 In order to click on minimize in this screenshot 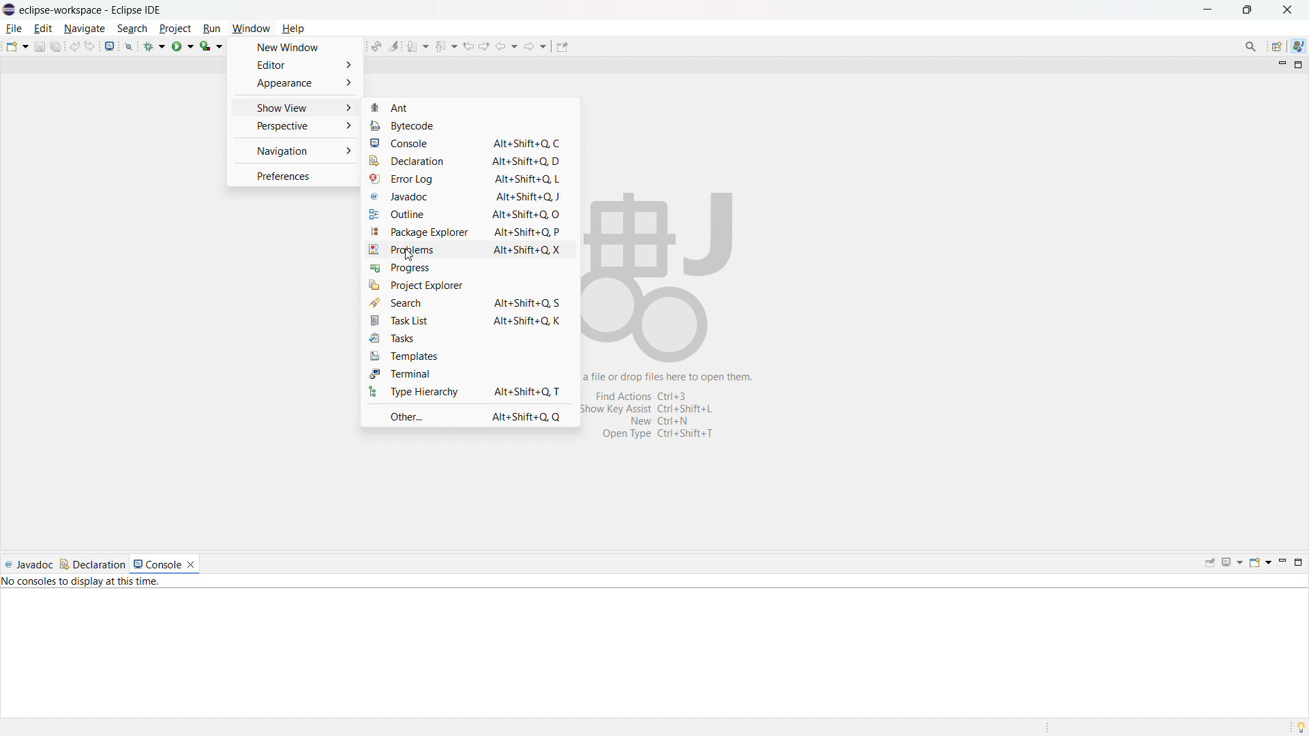, I will do `click(1280, 63)`.